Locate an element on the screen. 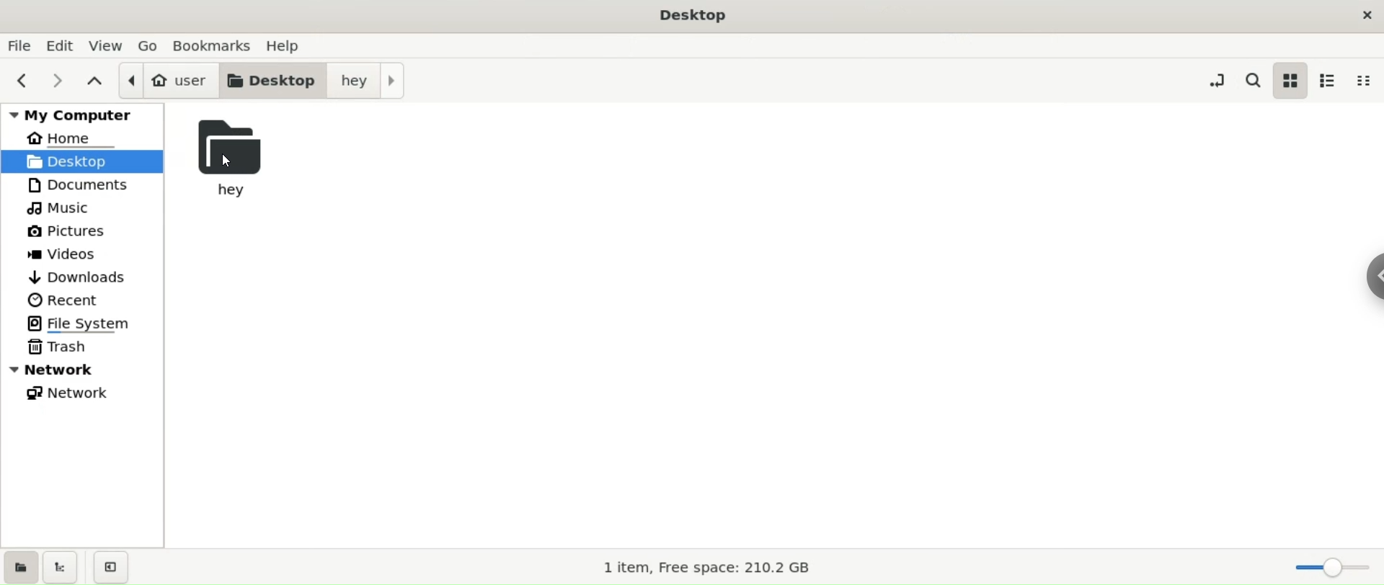 Image resolution: width=1384 pixels, height=585 pixels. filesystem is located at coordinates (84, 324).